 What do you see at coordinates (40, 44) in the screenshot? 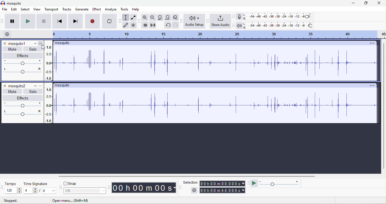
I see `options` at bounding box center [40, 44].